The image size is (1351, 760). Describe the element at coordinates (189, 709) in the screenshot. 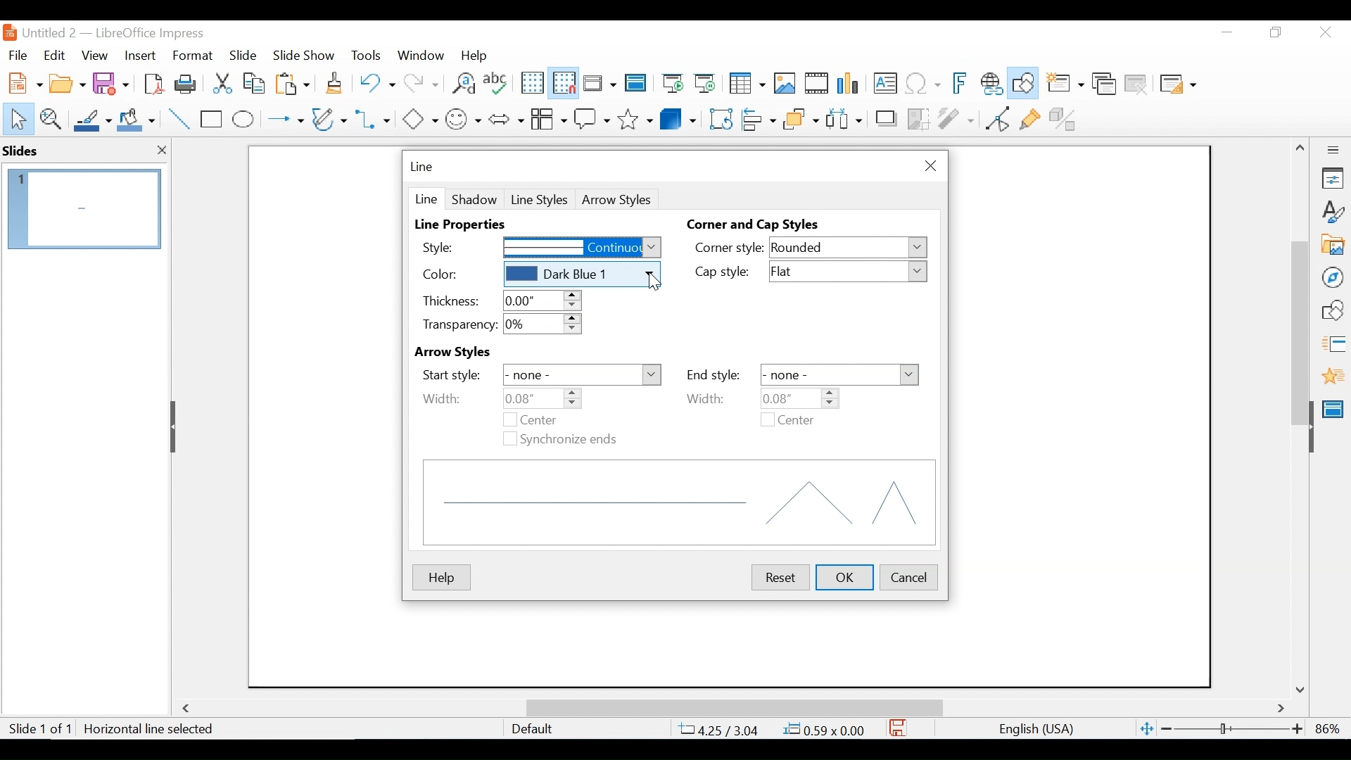

I see `Scroll Left` at that location.